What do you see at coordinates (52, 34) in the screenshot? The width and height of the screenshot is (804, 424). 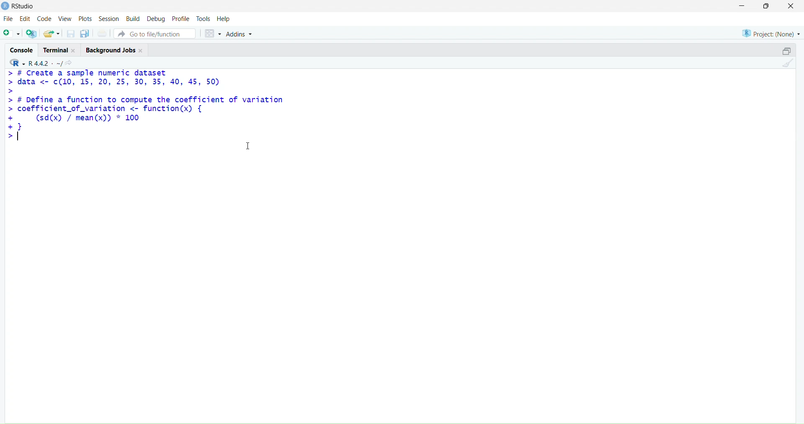 I see `share folder as` at bounding box center [52, 34].